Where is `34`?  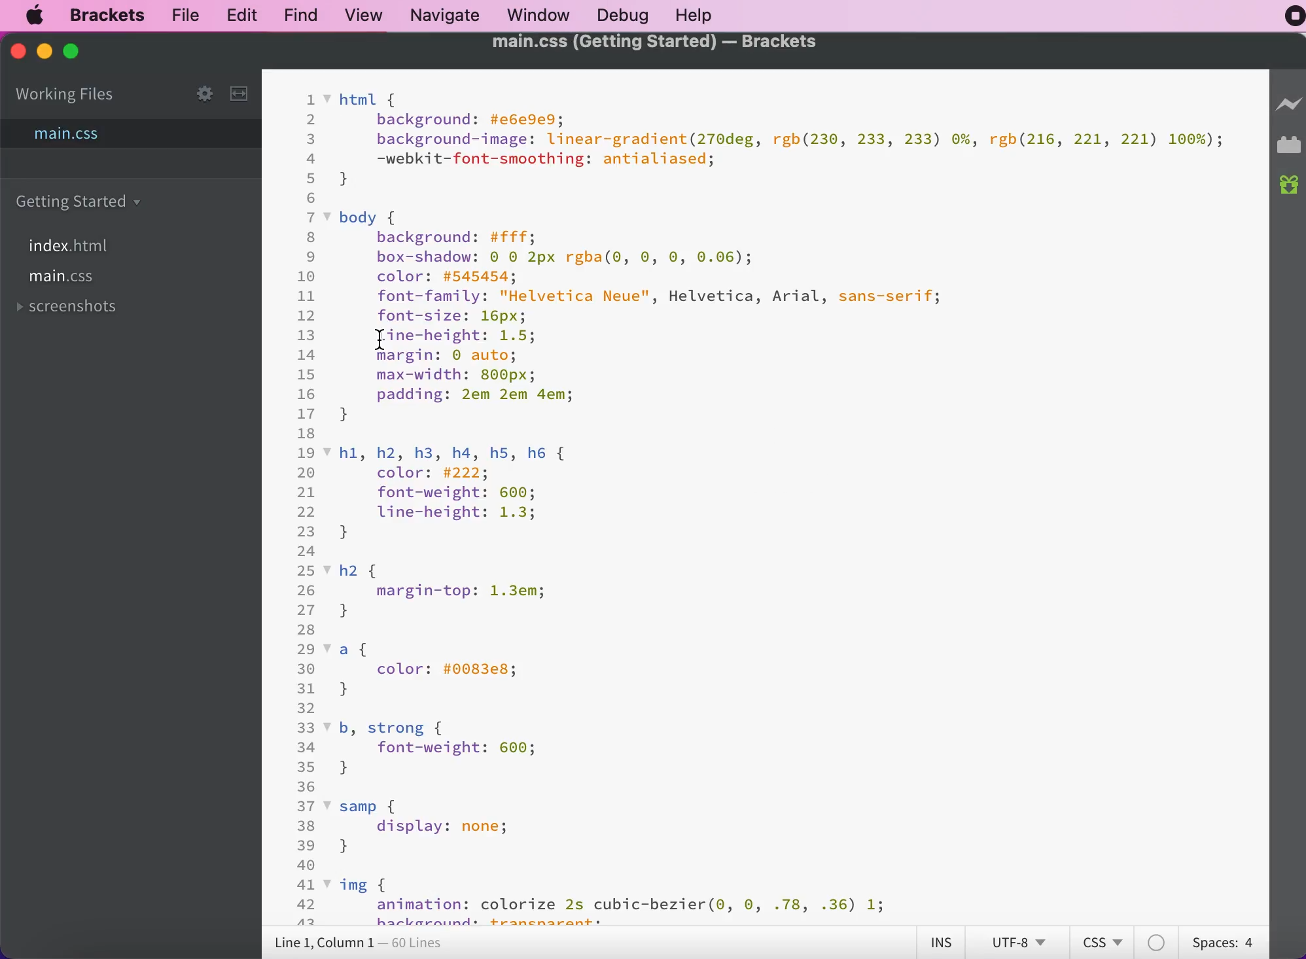 34 is located at coordinates (306, 749).